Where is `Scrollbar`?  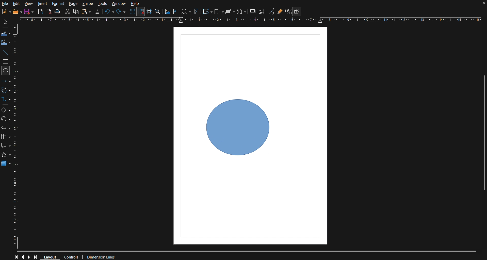 Scrollbar is located at coordinates (251, 250).